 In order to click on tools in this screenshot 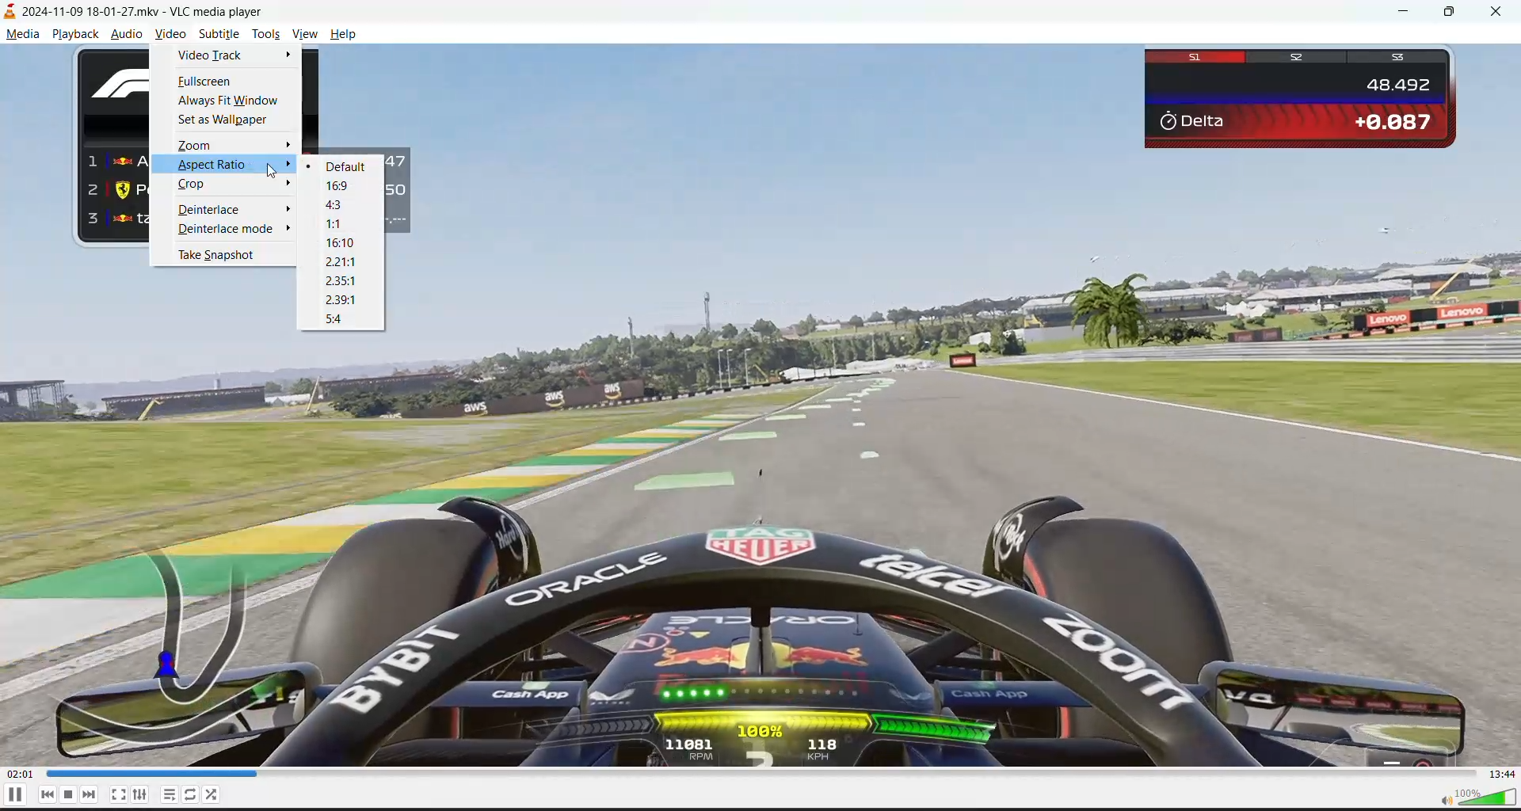, I will do `click(269, 35)`.